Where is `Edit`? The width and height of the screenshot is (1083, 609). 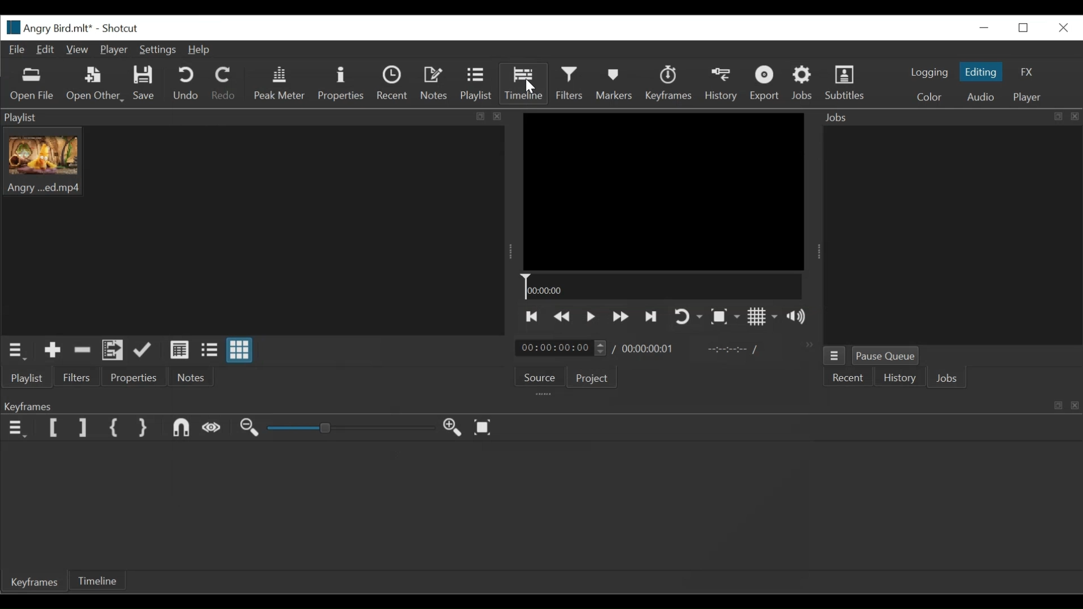 Edit is located at coordinates (46, 50).